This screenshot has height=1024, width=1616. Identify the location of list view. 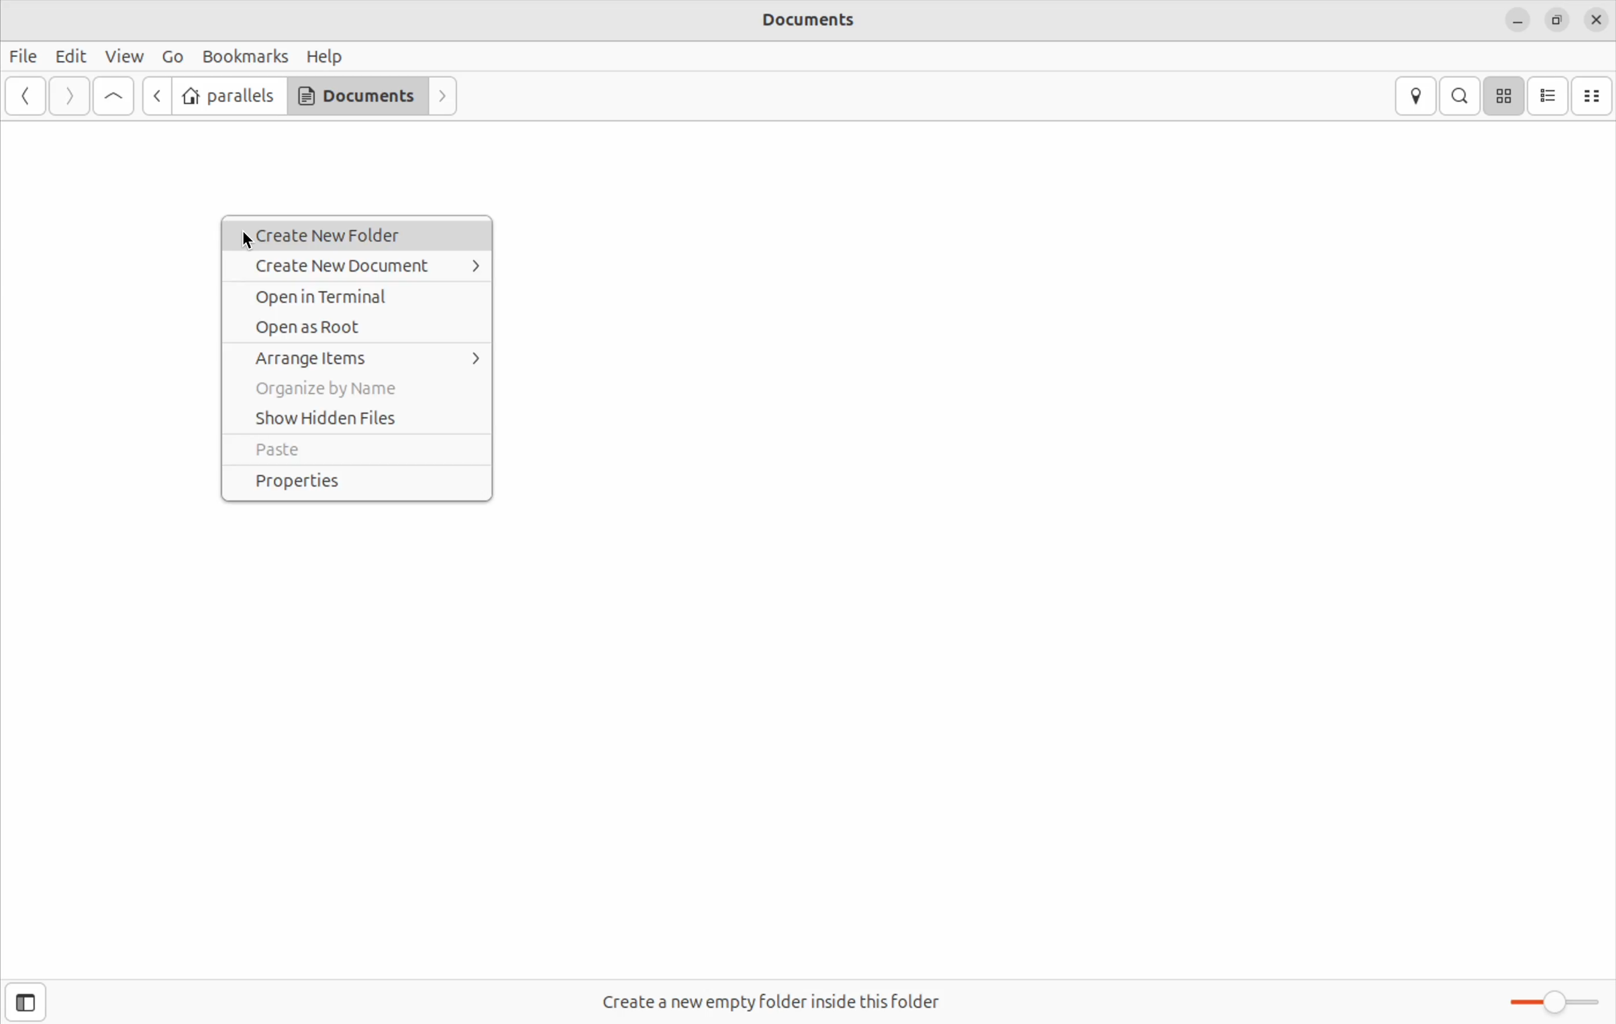
(1552, 94).